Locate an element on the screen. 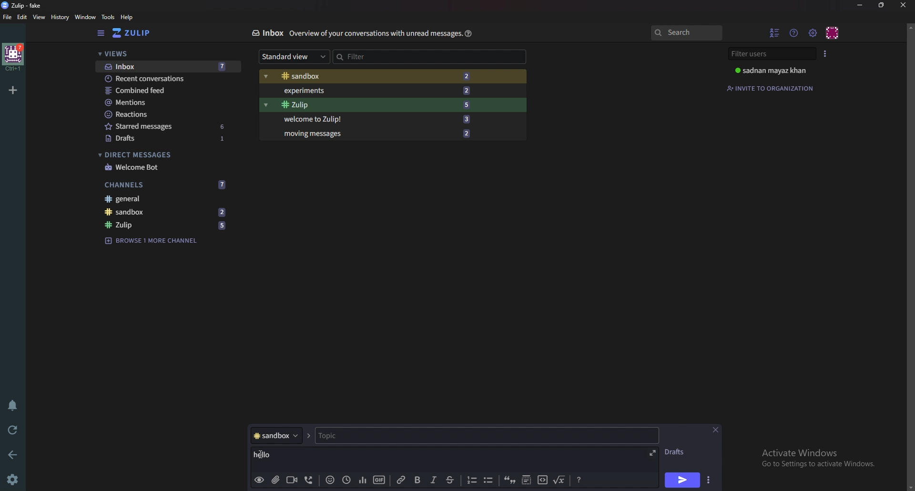 The image size is (915, 491). Number list is located at coordinates (472, 480).